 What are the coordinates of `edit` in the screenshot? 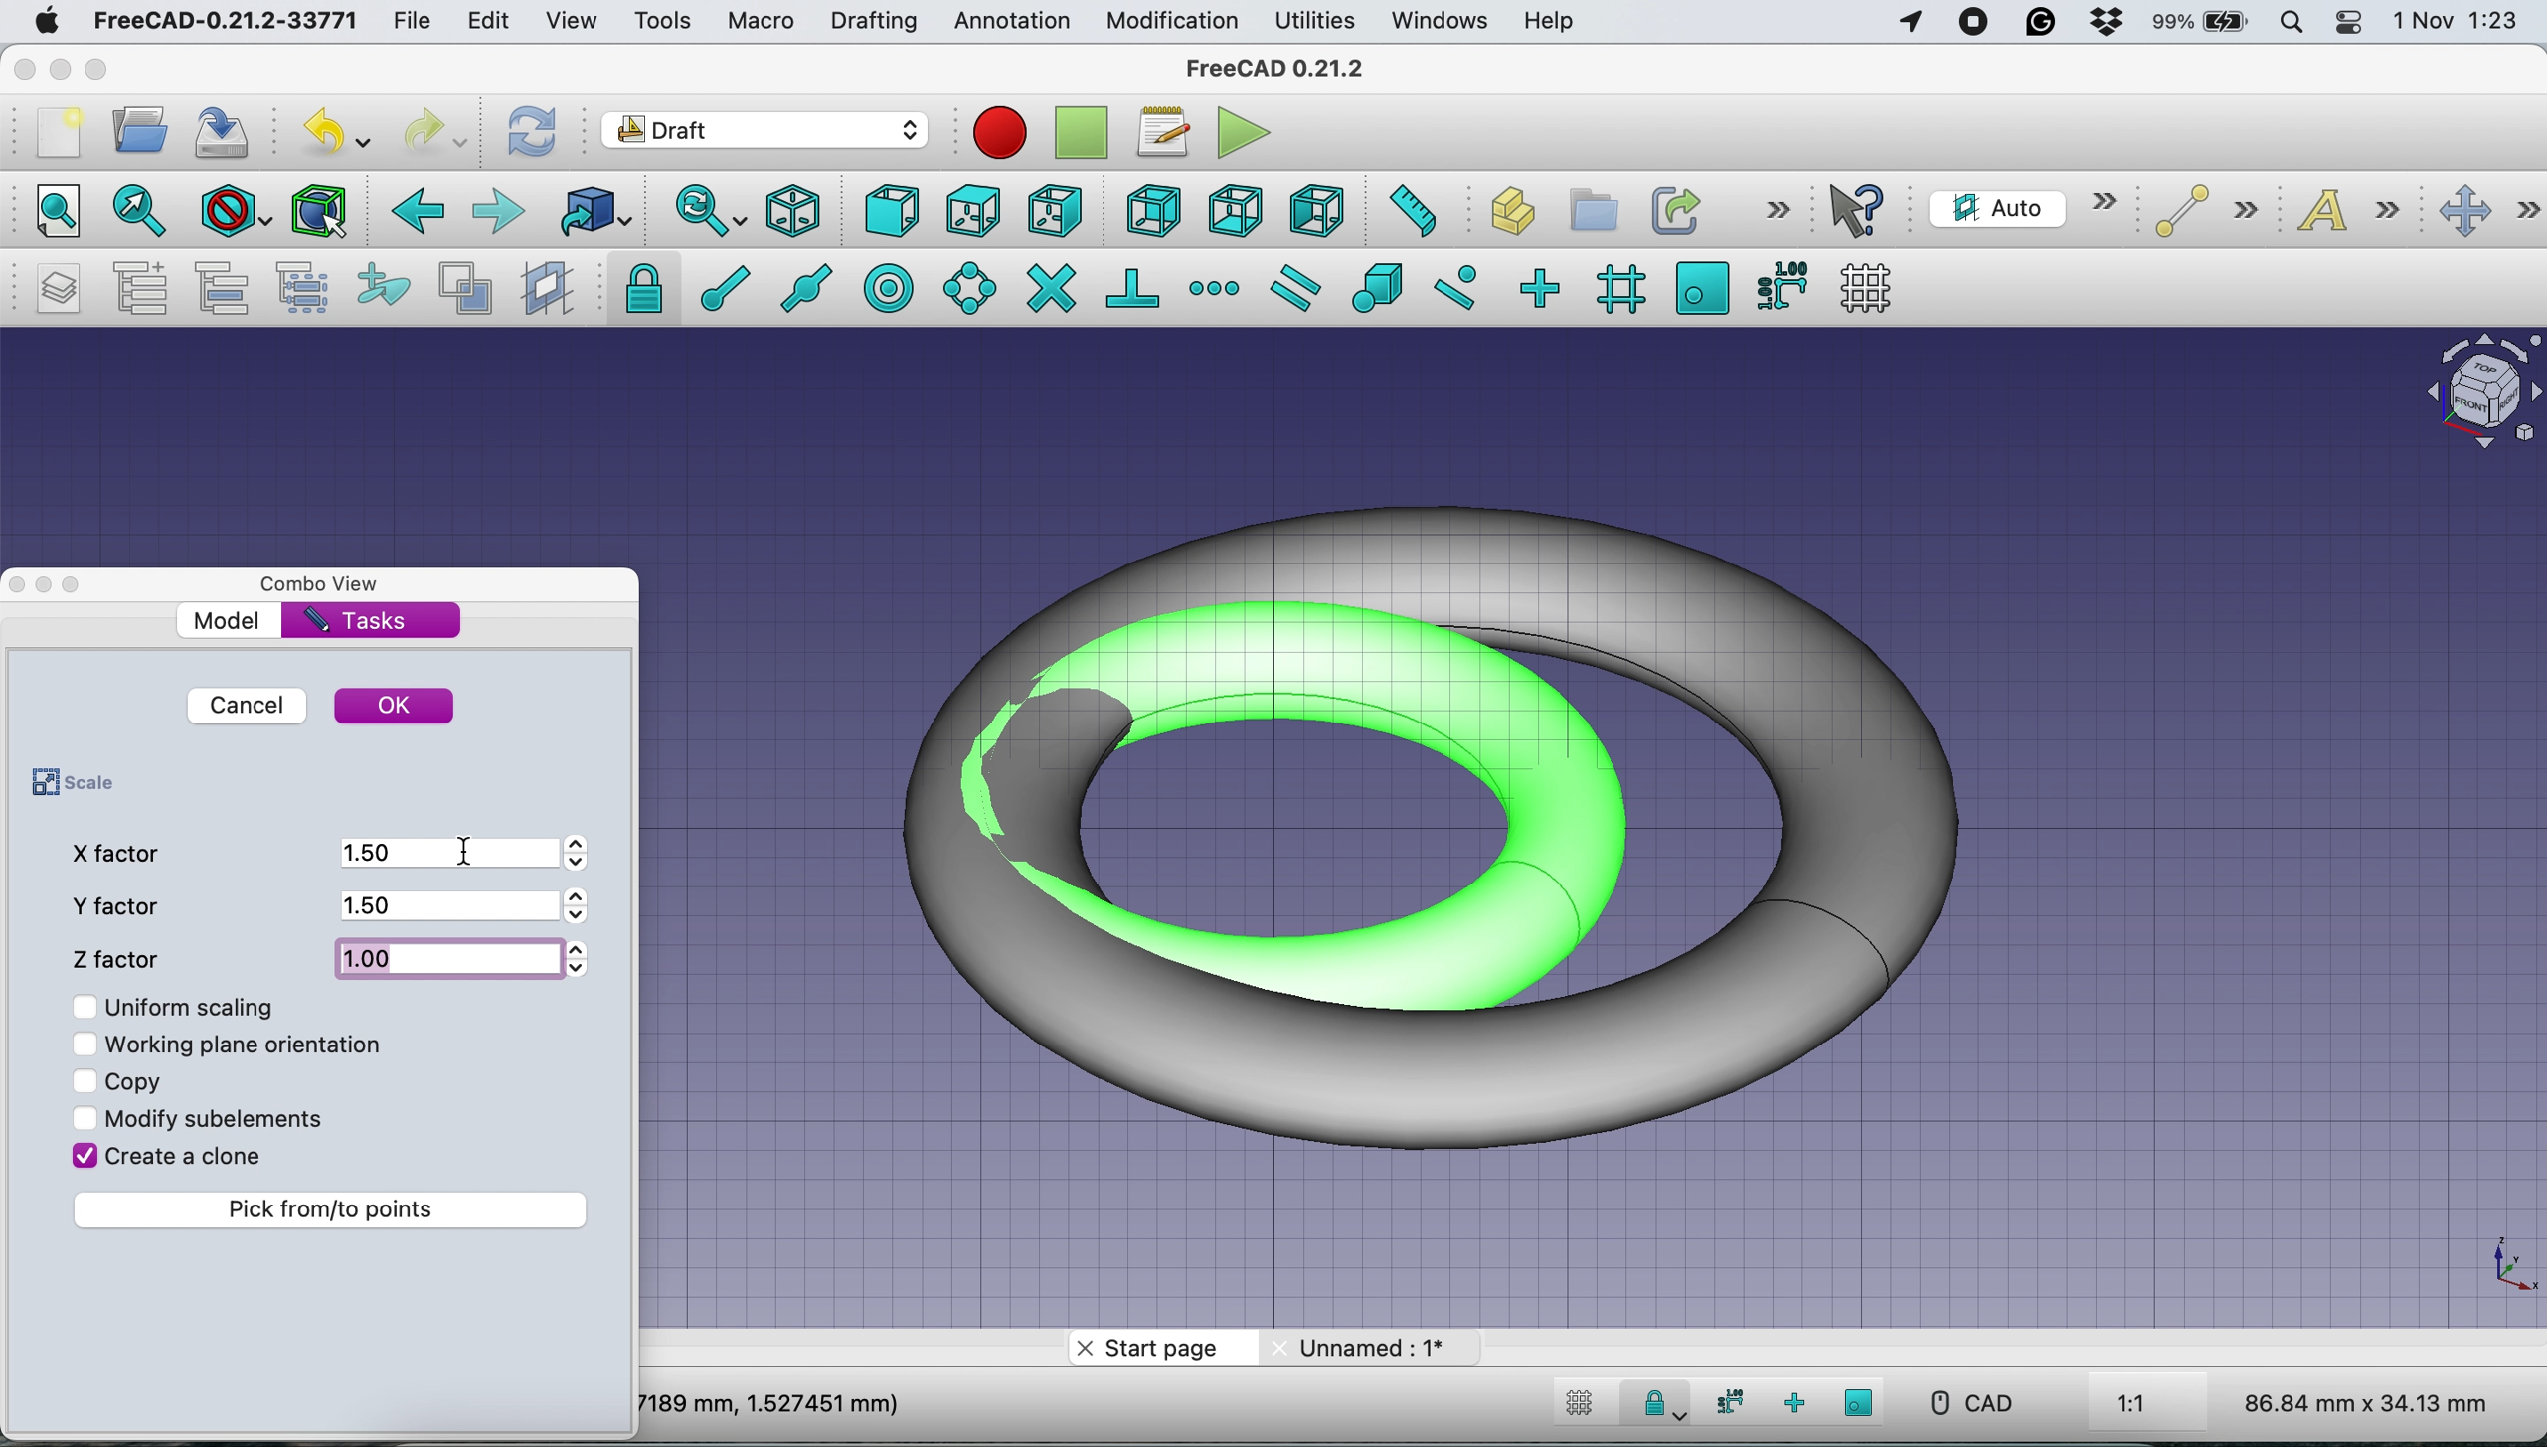 It's located at (492, 22).